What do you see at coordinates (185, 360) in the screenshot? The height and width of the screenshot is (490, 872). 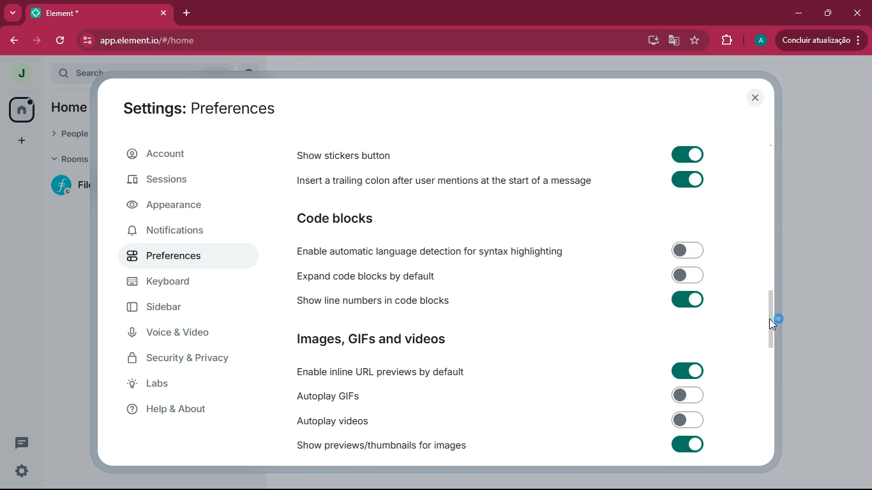 I see `Security & Privacy` at bounding box center [185, 360].